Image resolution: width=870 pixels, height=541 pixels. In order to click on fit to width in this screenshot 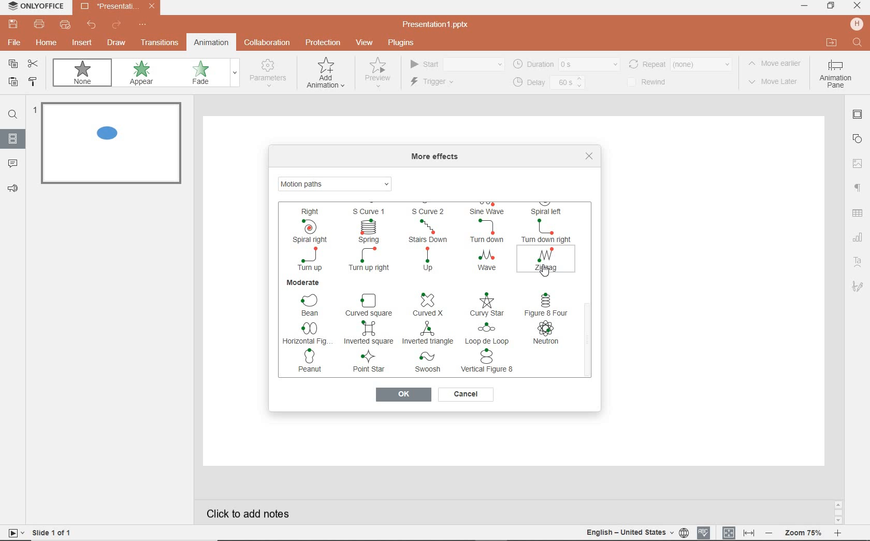, I will do `click(750, 532)`.